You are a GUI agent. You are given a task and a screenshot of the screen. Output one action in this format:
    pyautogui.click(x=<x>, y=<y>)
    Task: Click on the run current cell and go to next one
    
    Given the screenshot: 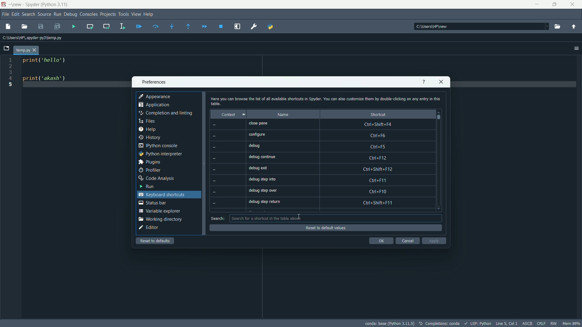 What is the action you would take?
    pyautogui.click(x=106, y=25)
    